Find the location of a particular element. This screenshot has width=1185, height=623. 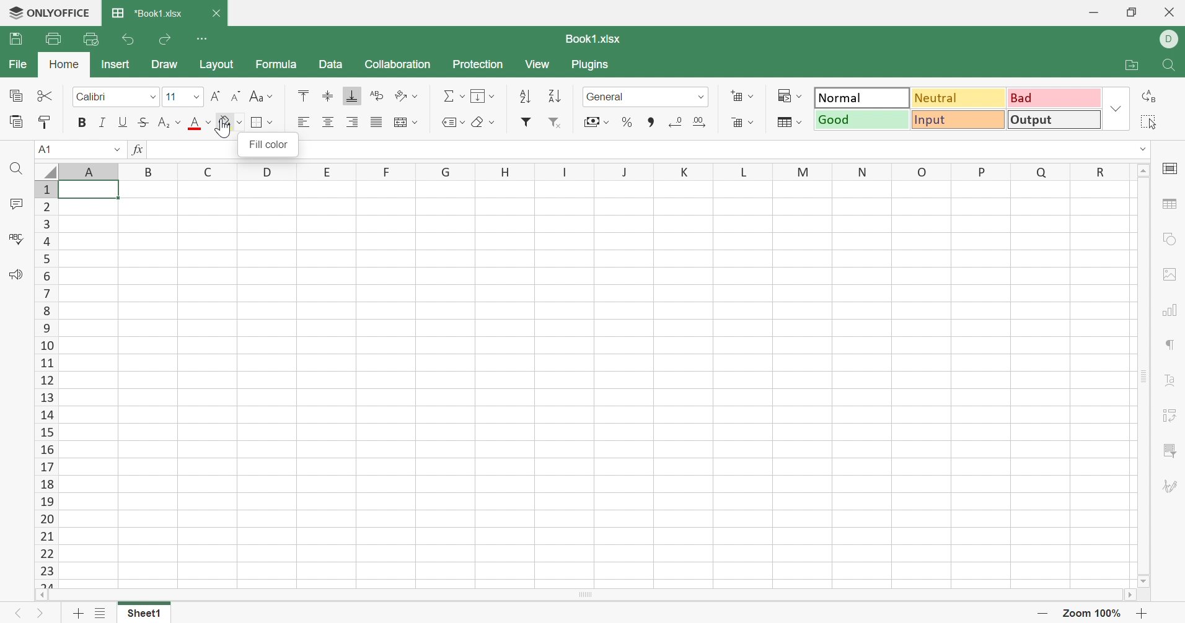

Output is located at coordinates (1056, 120).